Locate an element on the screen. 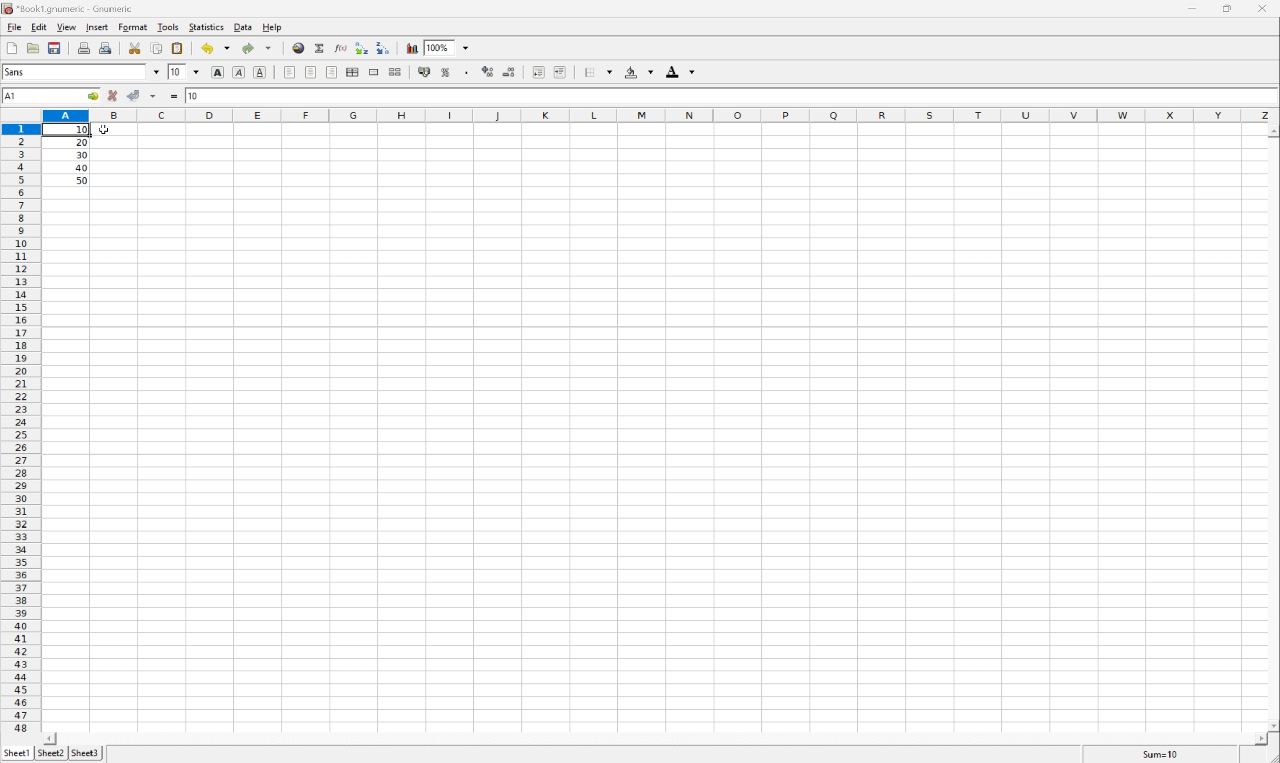  10 is located at coordinates (84, 131).